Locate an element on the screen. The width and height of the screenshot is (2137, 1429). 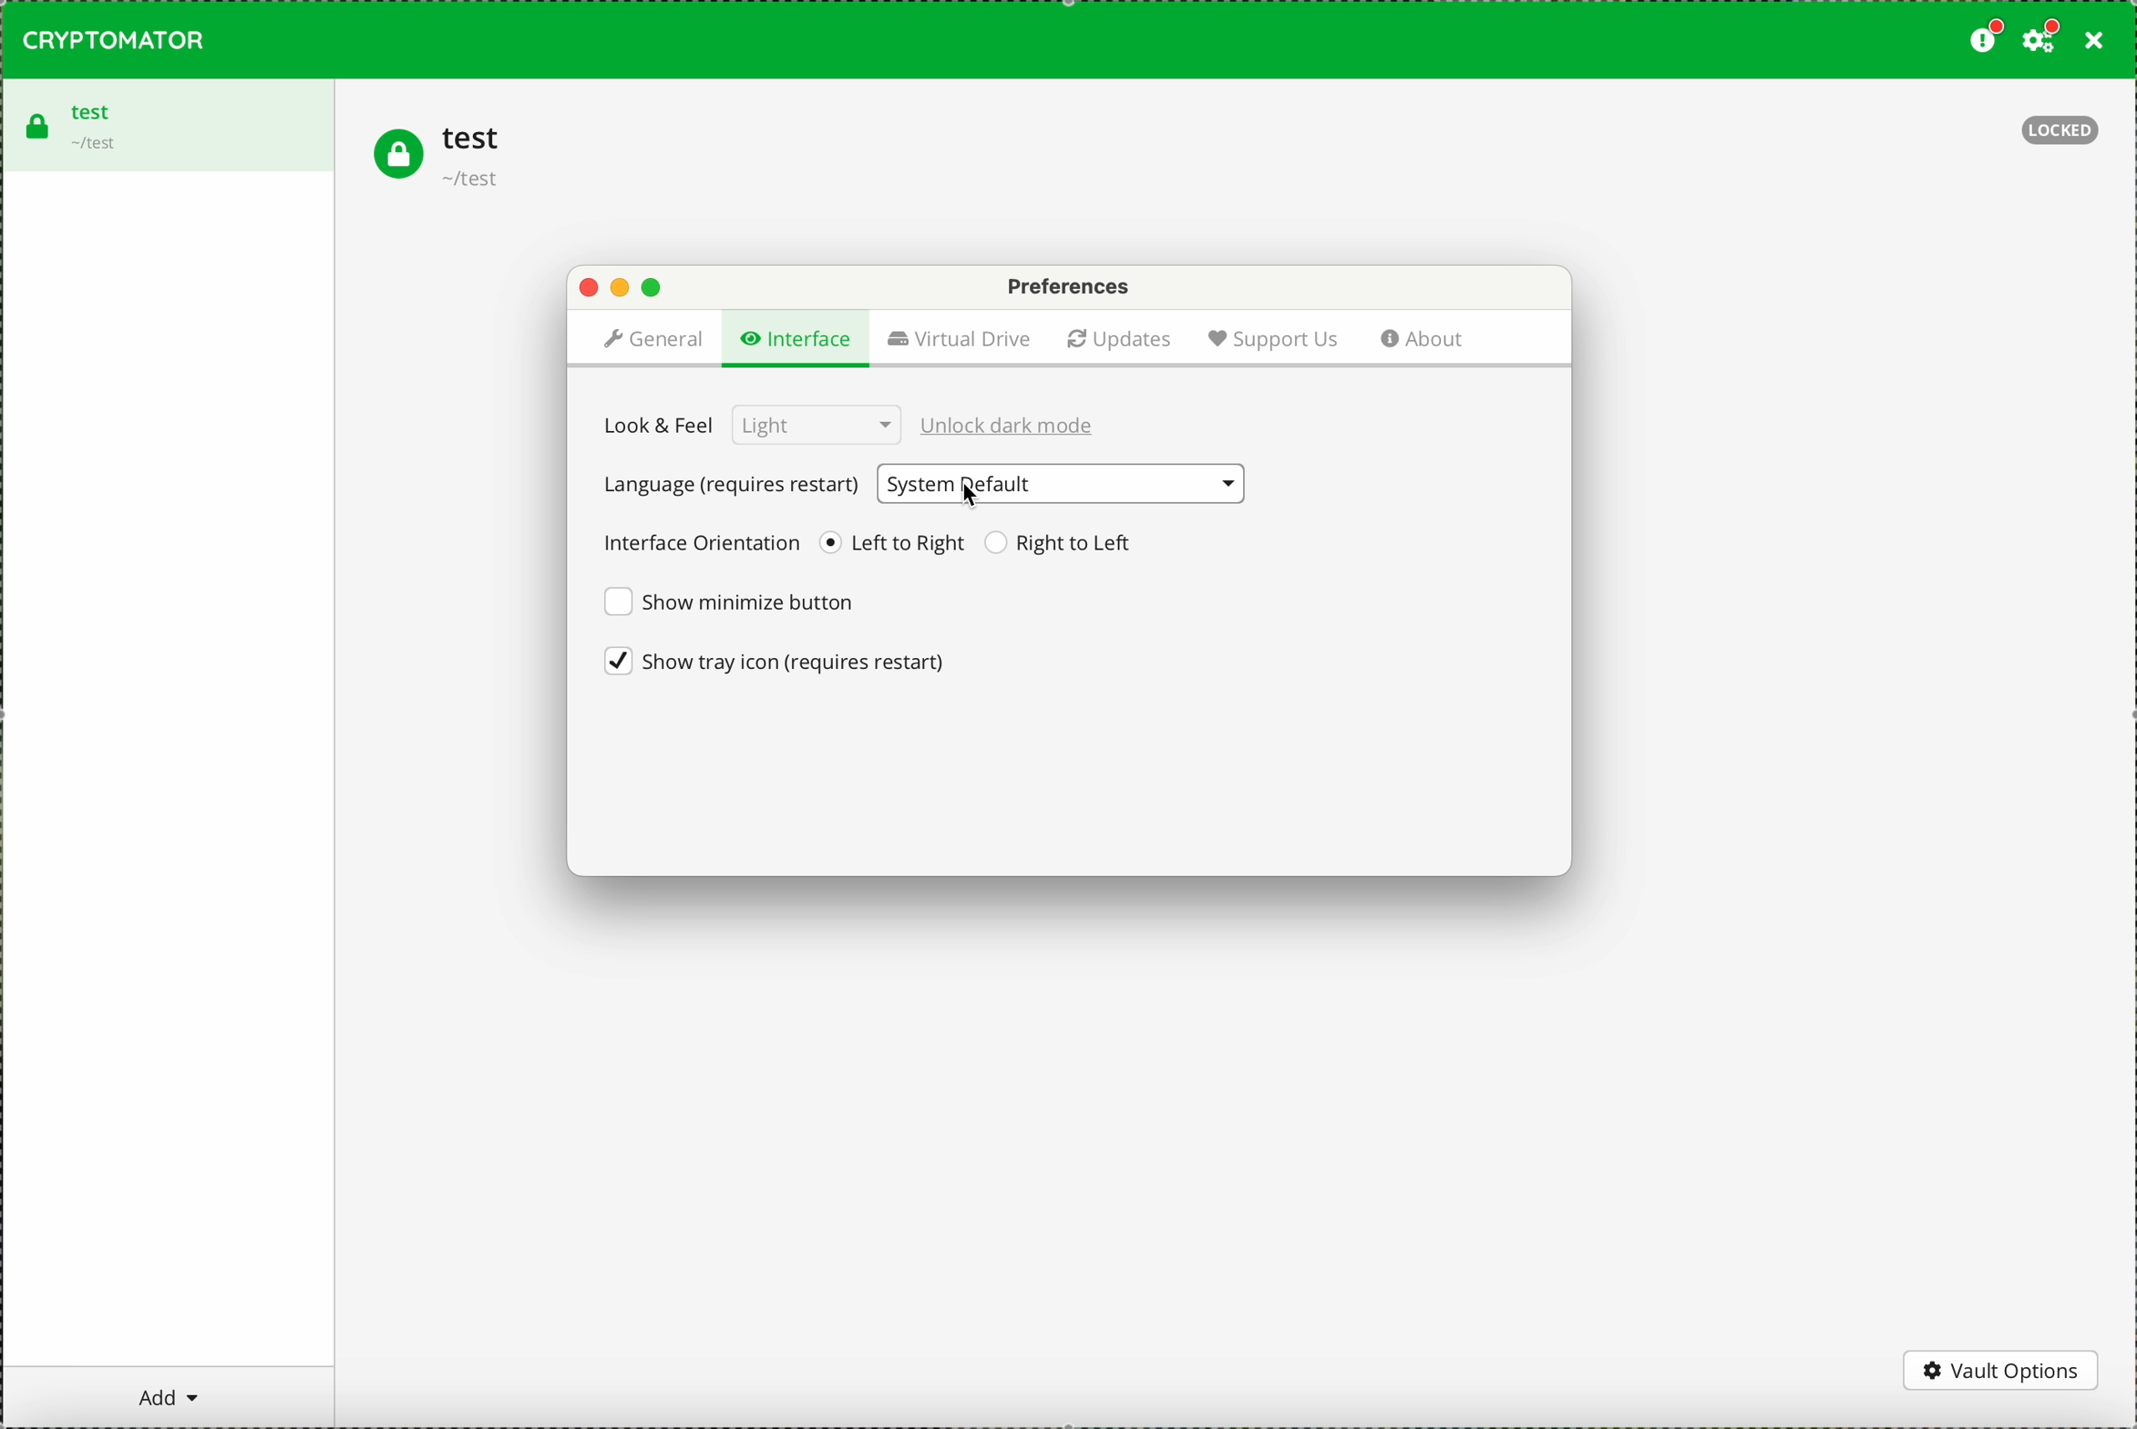
left to right is located at coordinates (895, 542).